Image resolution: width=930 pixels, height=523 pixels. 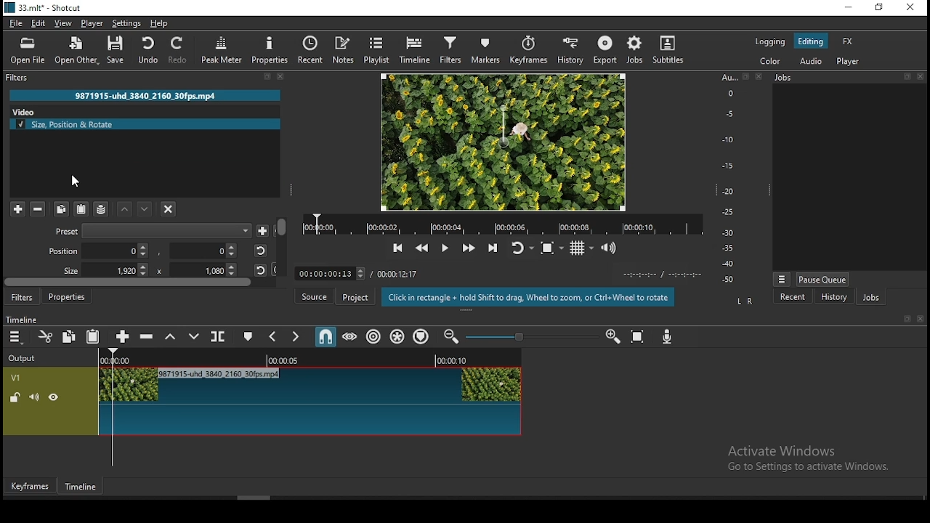 I want to click on create/edit marker, so click(x=250, y=338).